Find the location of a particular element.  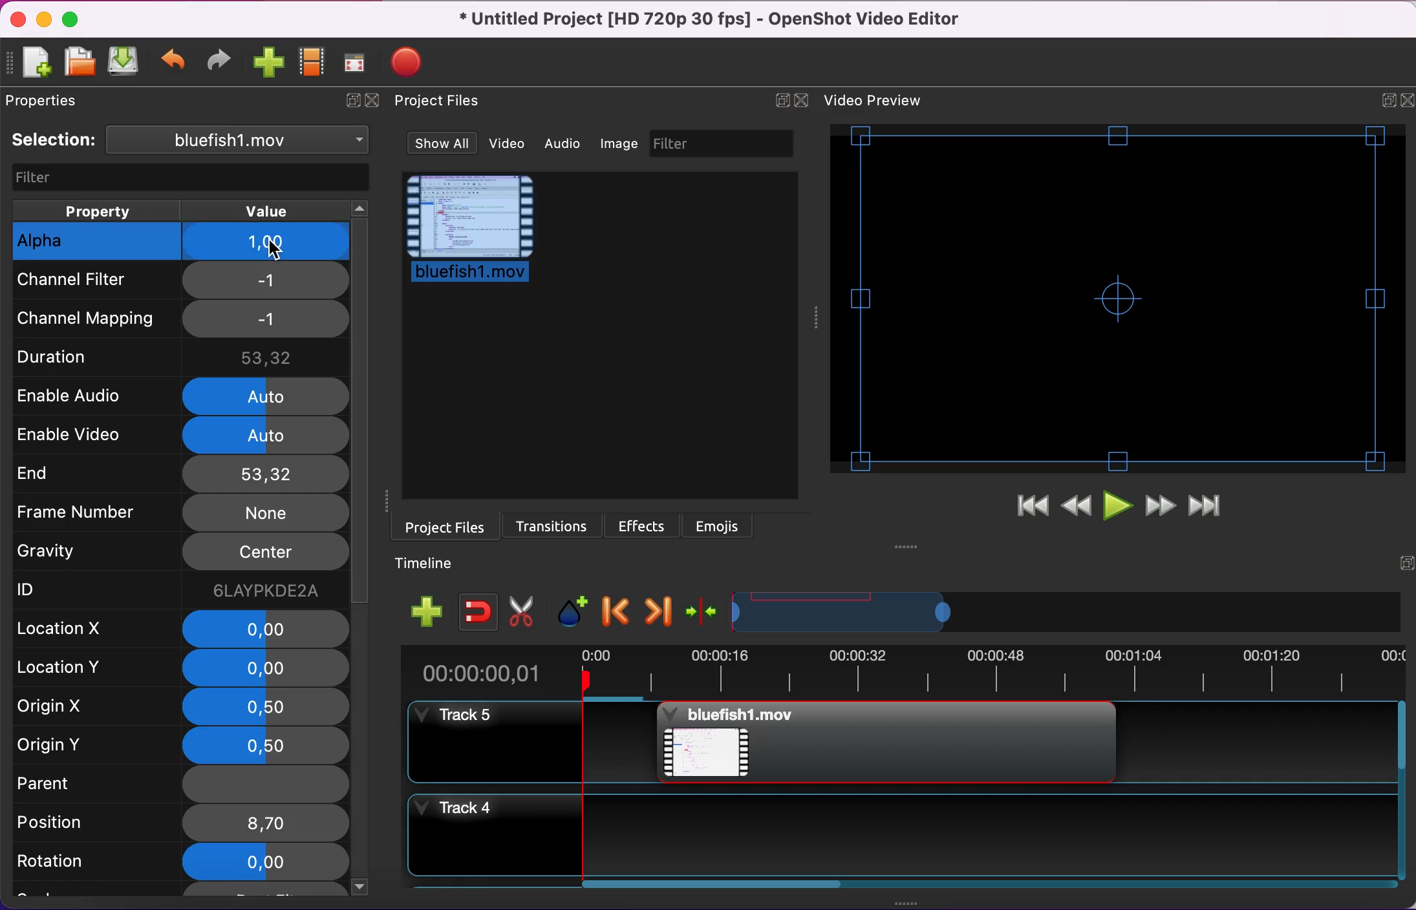

1 is located at coordinates (268, 244).